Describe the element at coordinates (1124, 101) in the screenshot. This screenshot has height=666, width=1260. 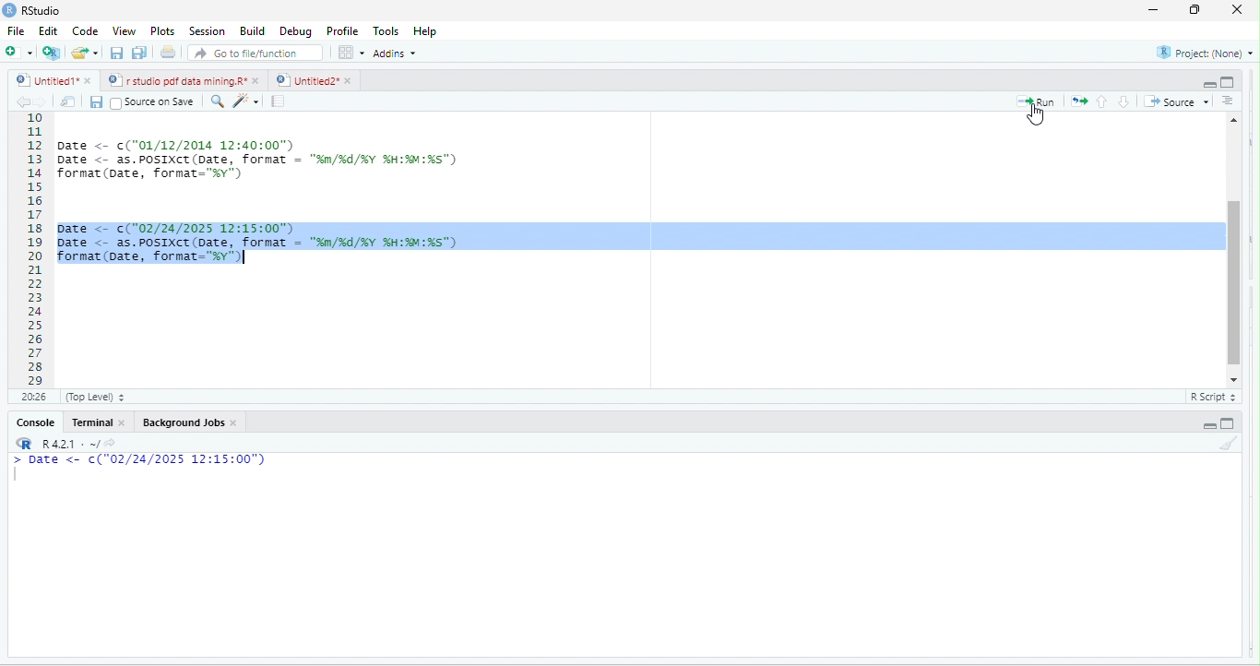
I see `go to next section/chunk` at that location.